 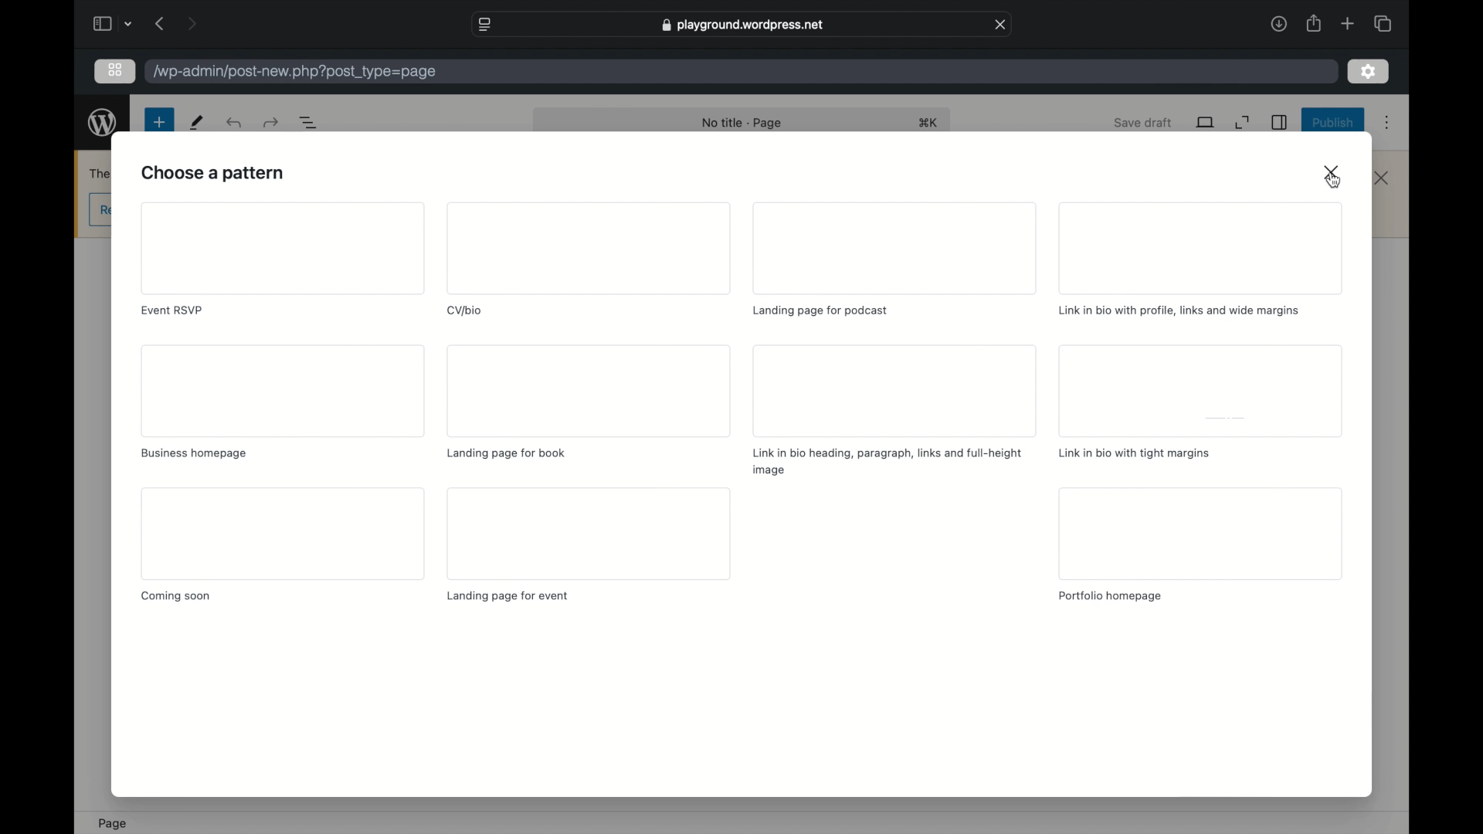 What do you see at coordinates (1180, 311) in the screenshot?
I see `link in bio` at bounding box center [1180, 311].